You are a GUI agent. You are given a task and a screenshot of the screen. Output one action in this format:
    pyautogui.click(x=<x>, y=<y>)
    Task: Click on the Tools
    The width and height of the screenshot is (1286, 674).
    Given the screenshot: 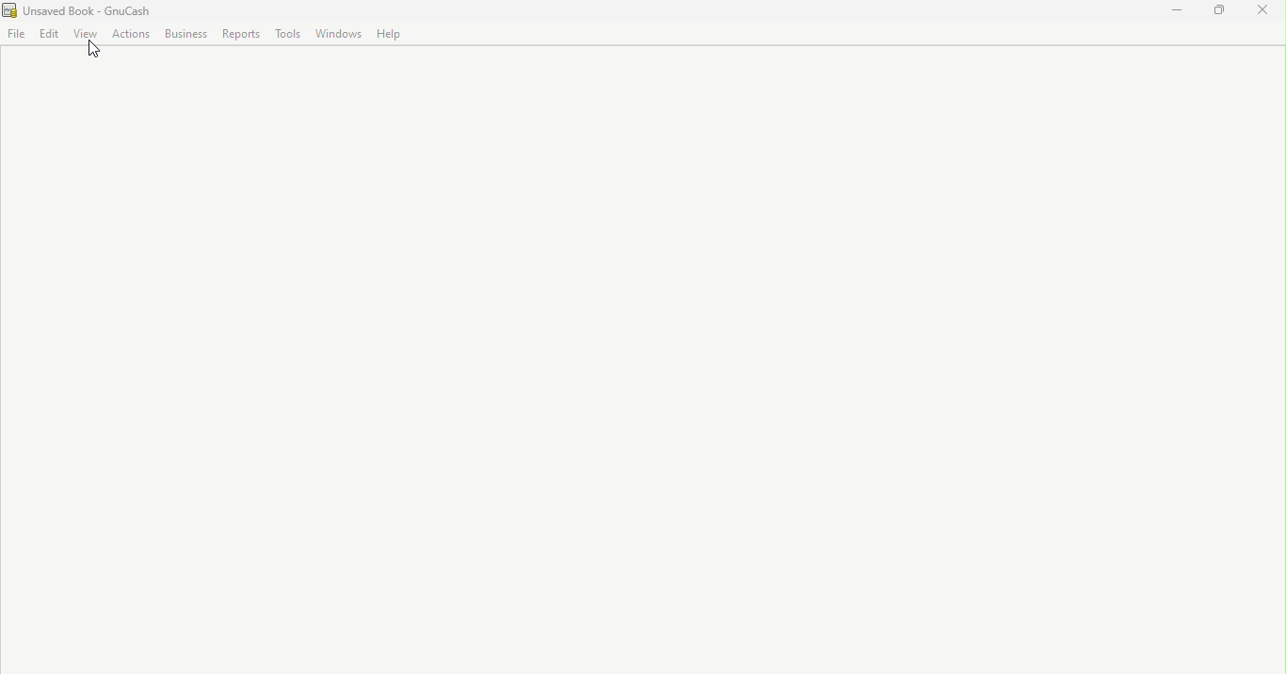 What is the action you would take?
    pyautogui.click(x=292, y=35)
    